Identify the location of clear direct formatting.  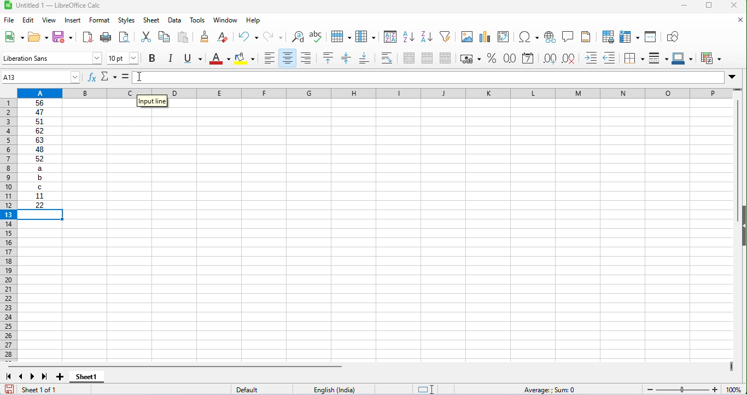
(223, 37).